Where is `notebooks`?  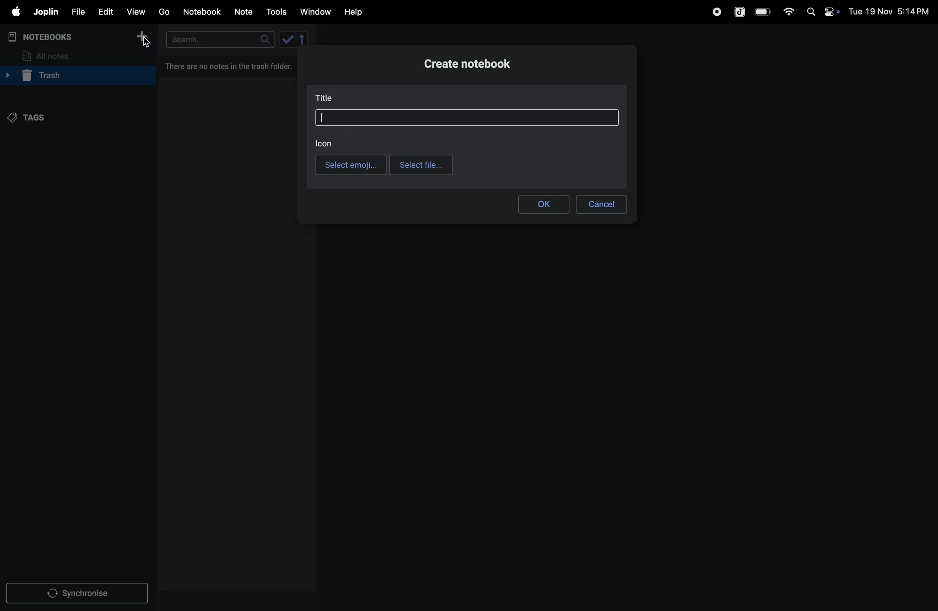
notebooks is located at coordinates (47, 37).